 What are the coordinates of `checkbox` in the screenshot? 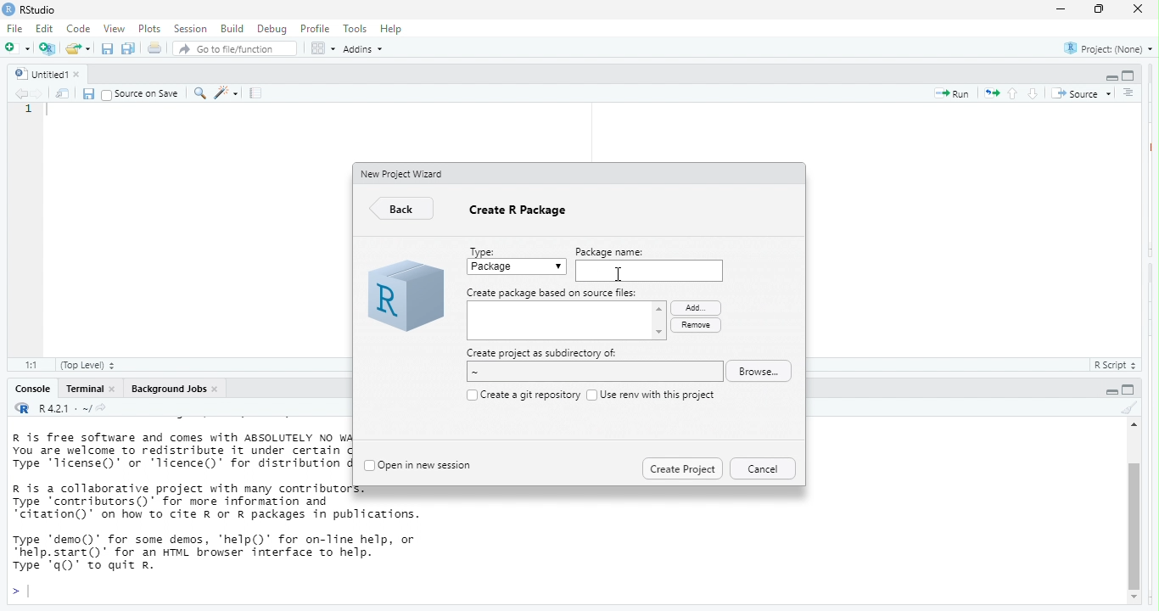 It's located at (469, 395).